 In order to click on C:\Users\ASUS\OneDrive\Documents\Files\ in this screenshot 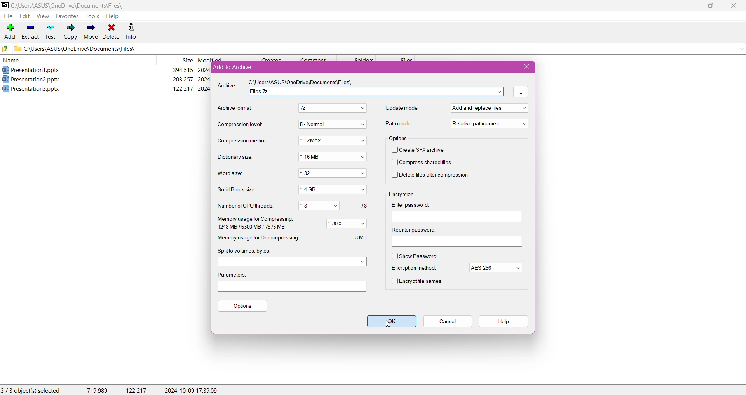, I will do `click(301, 83)`.